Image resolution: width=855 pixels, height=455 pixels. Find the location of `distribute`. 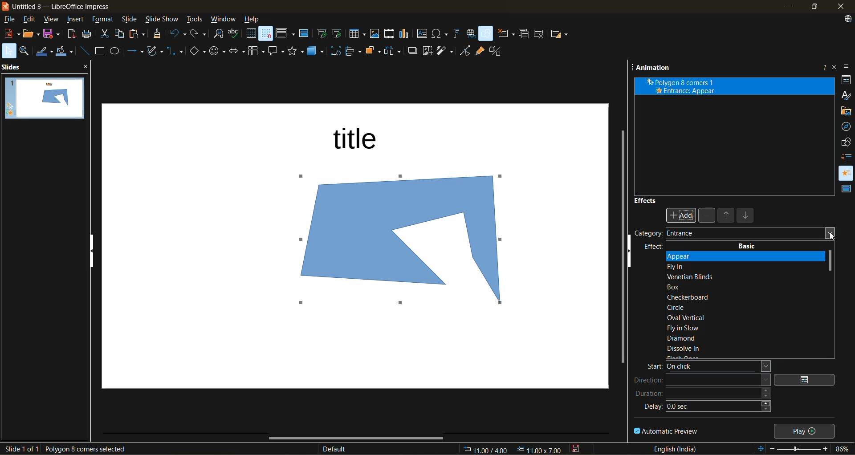

distribute is located at coordinates (394, 52).